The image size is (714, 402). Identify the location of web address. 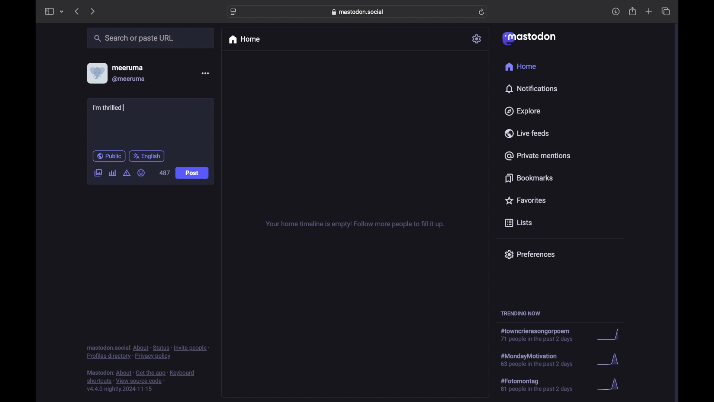
(358, 12).